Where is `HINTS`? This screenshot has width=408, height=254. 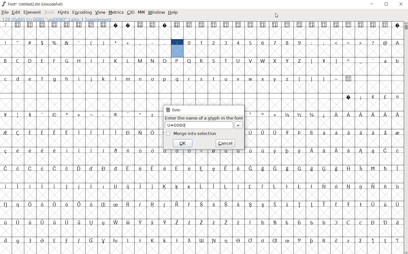 HINTS is located at coordinates (63, 12).